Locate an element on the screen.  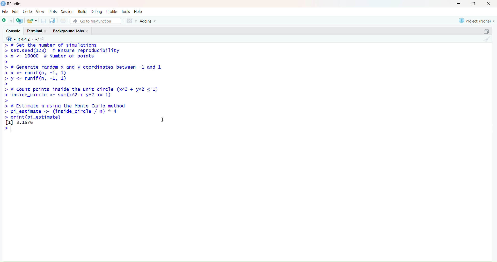
New File is located at coordinates (7, 21).